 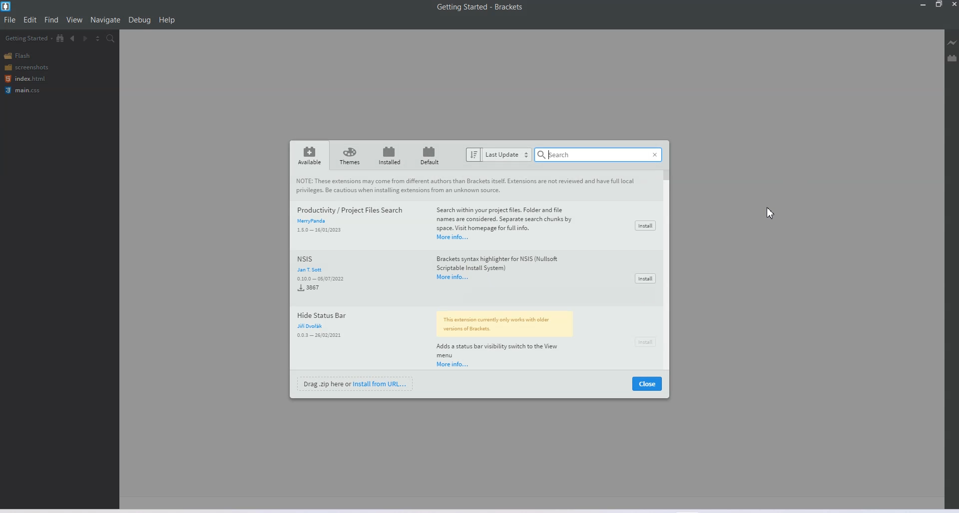 I want to click on index.html, so click(x=25, y=79).